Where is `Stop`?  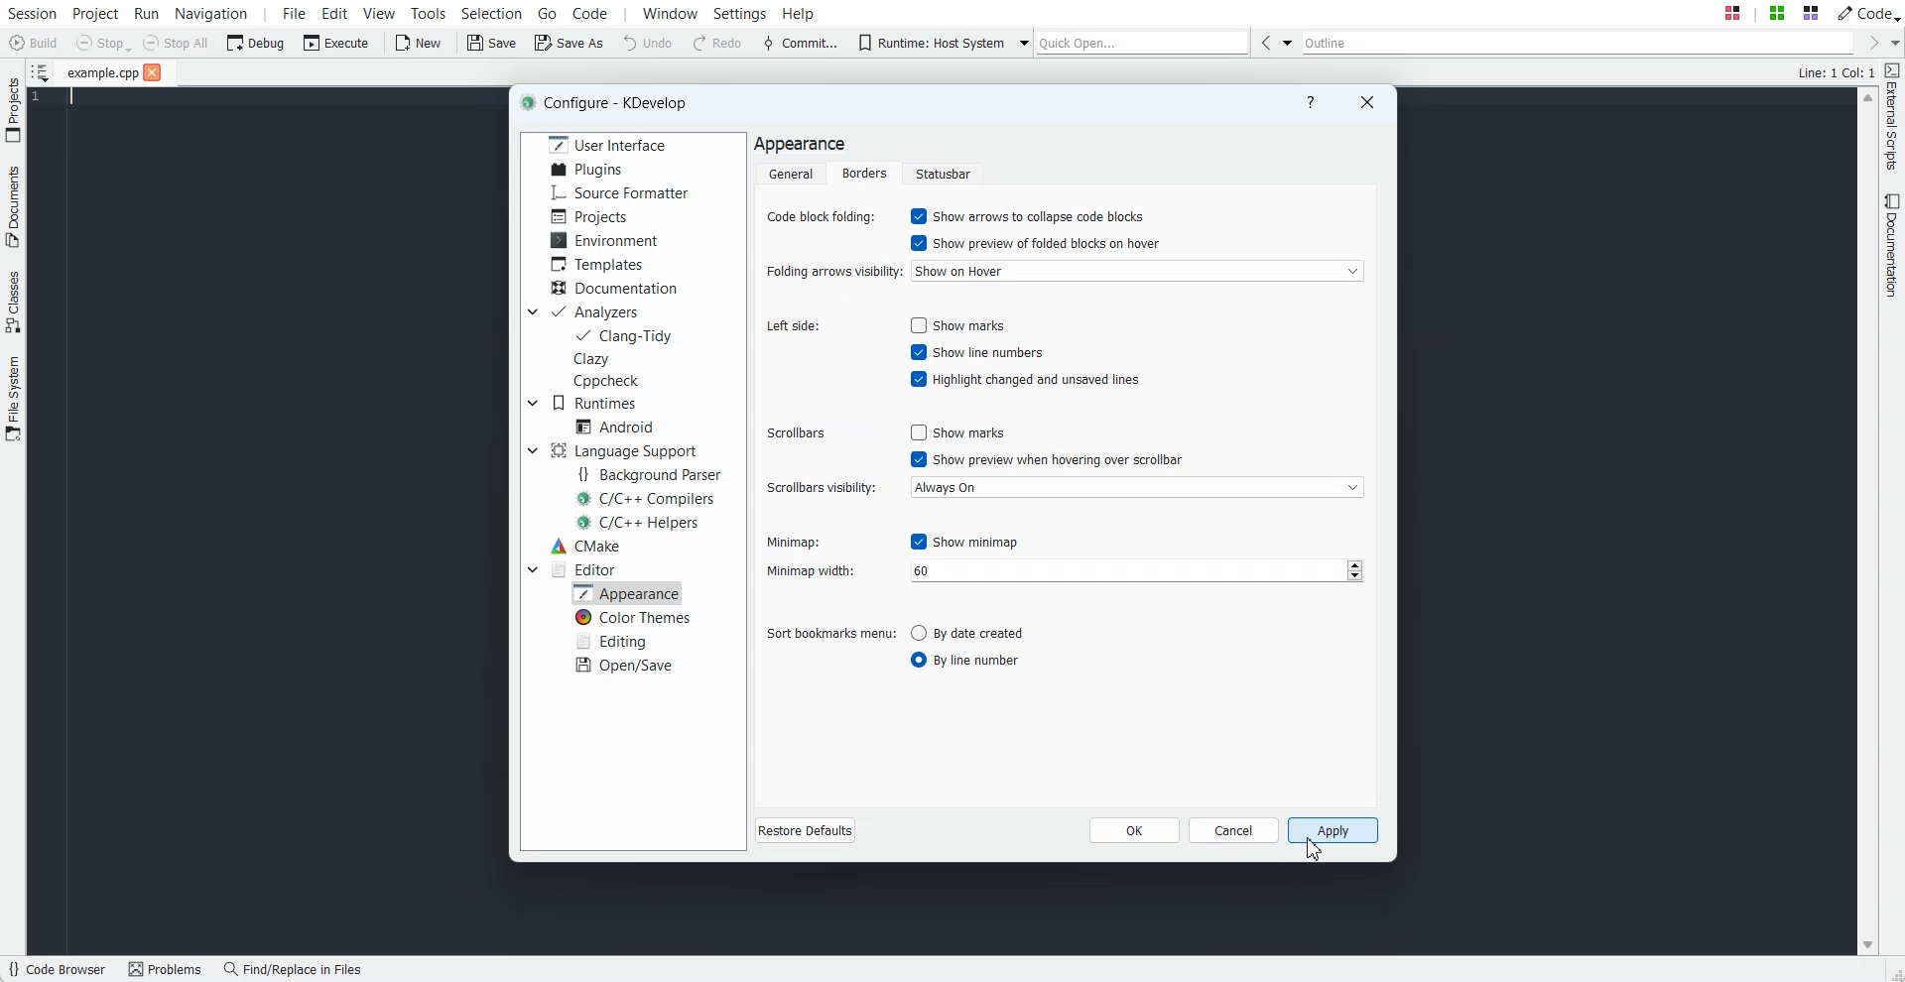
Stop is located at coordinates (103, 44).